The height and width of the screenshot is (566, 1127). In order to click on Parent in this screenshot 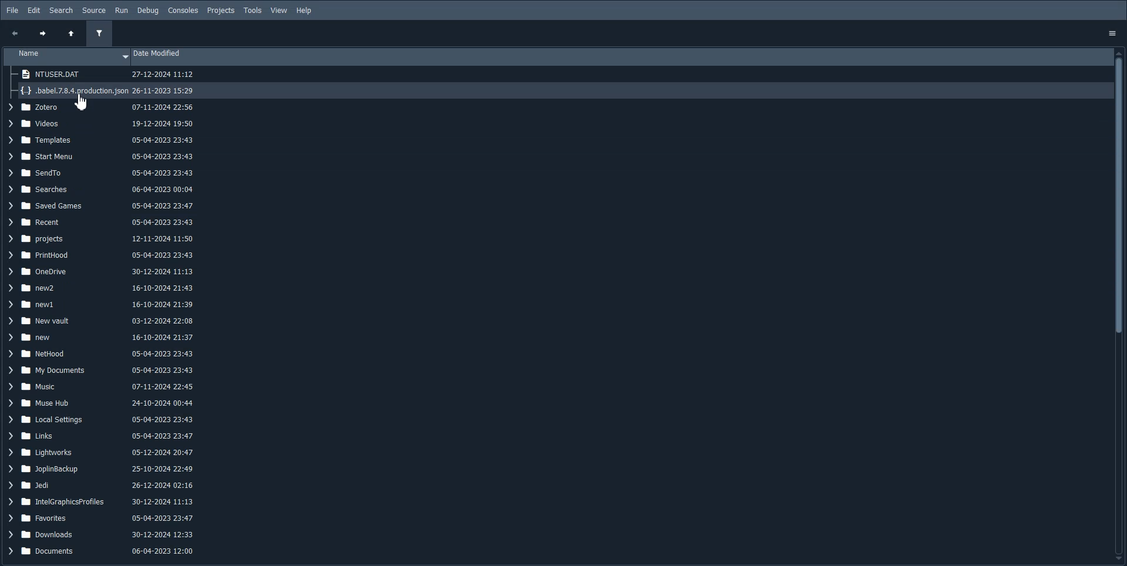, I will do `click(71, 35)`.